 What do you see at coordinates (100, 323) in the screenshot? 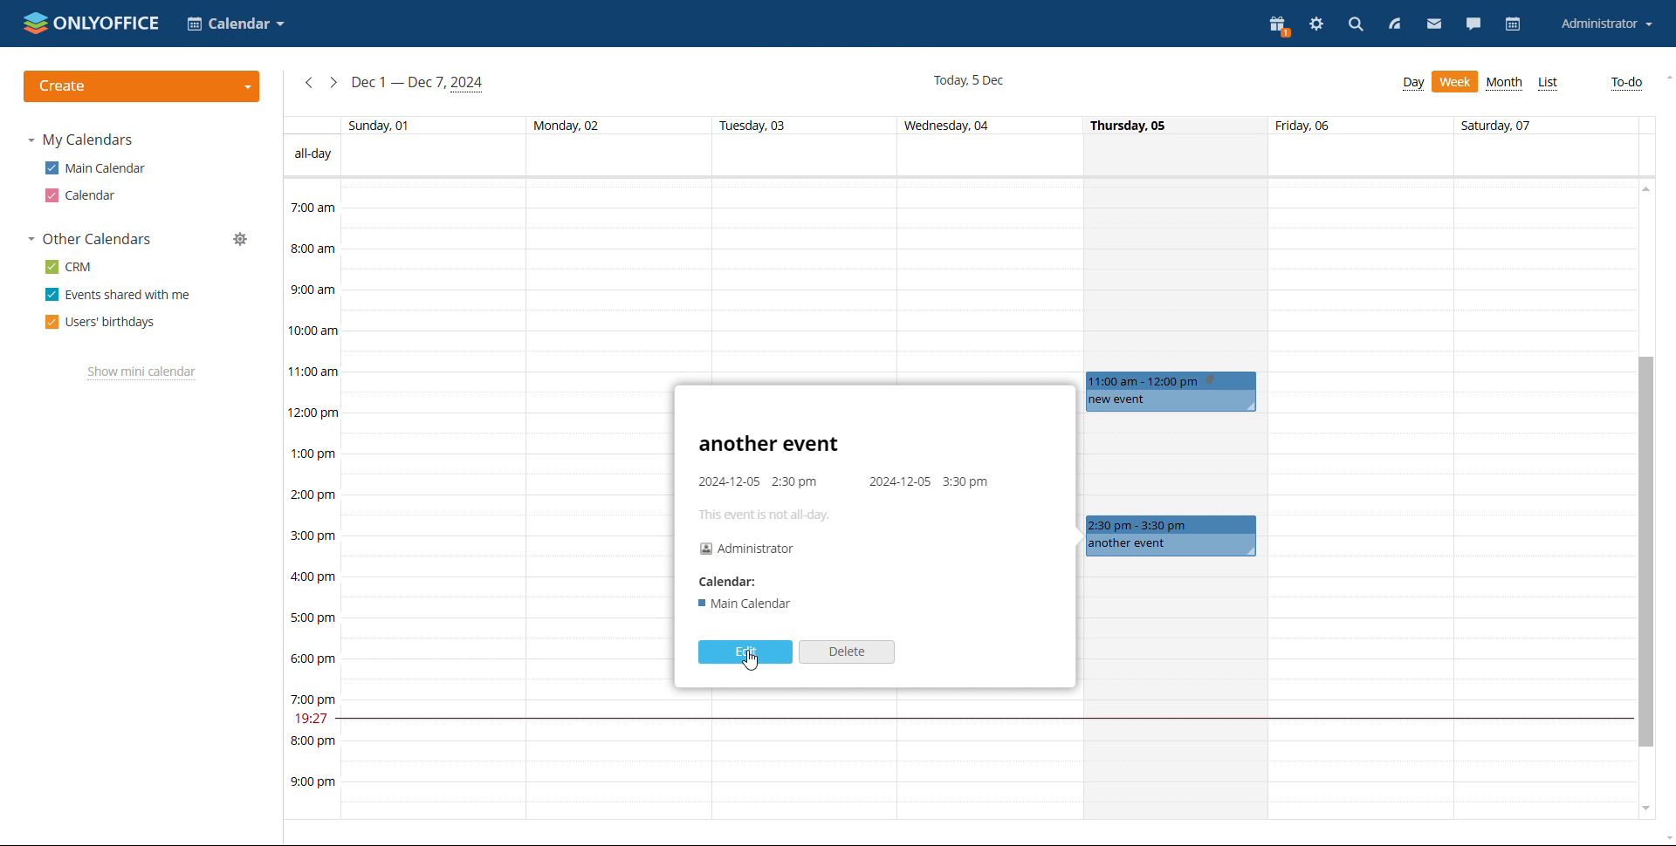
I see `users' birthdays` at bounding box center [100, 323].